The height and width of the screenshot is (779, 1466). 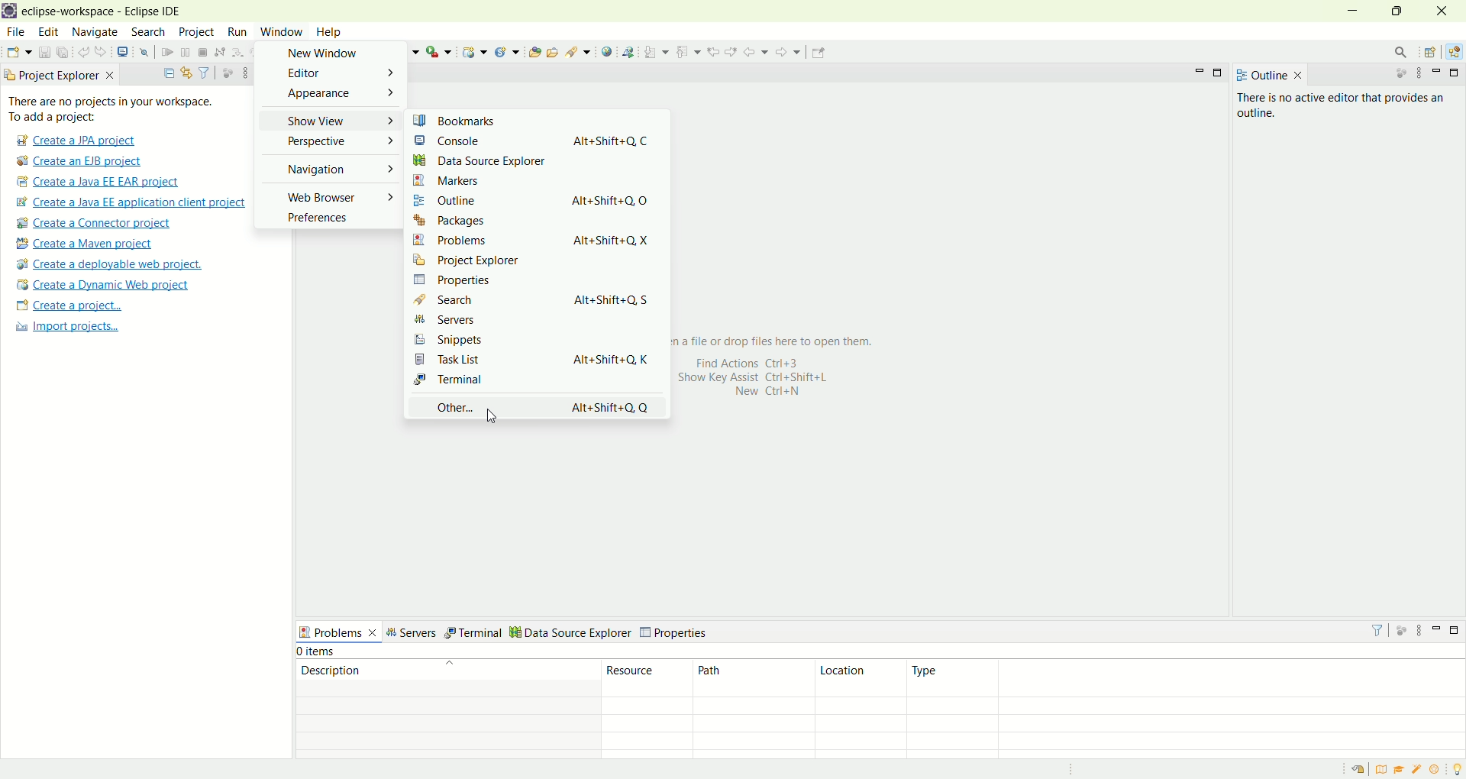 What do you see at coordinates (167, 51) in the screenshot?
I see `resume` at bounding box center [167, 51].